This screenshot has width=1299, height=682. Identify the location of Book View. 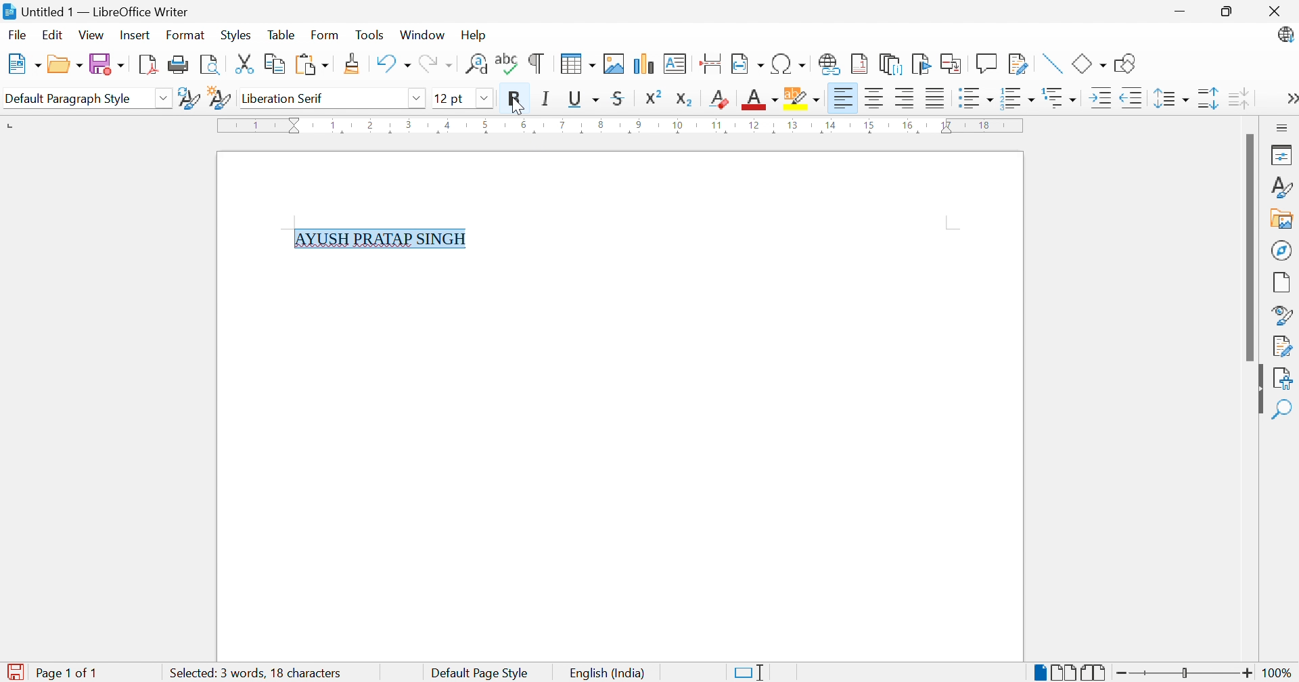
(1097, 671).